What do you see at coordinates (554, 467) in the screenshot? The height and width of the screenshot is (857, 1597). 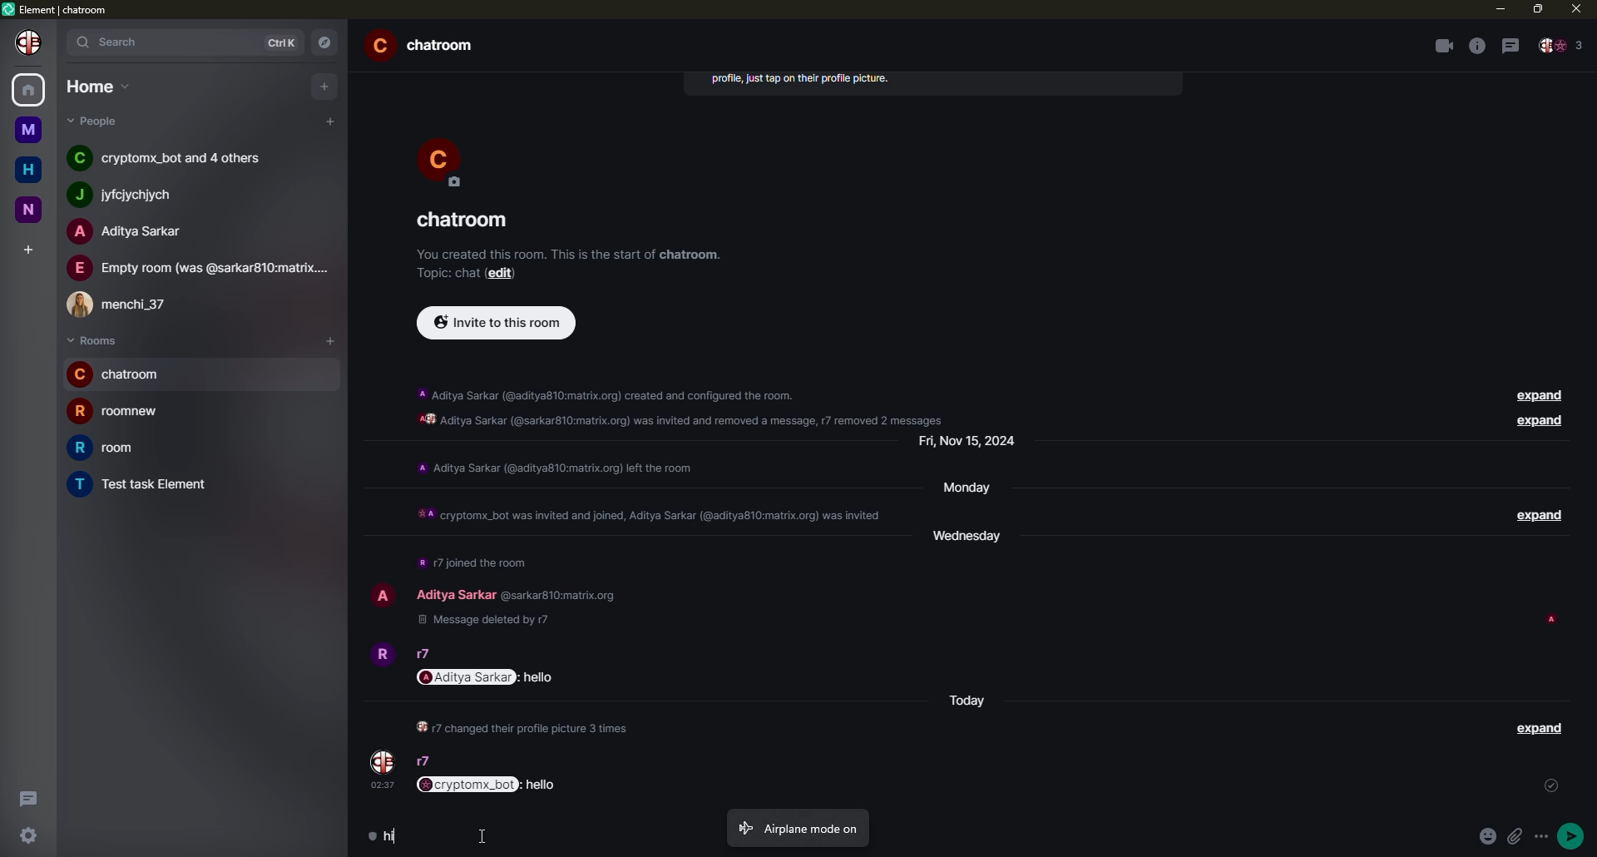 I see `info` at bounding box center [554, 467].